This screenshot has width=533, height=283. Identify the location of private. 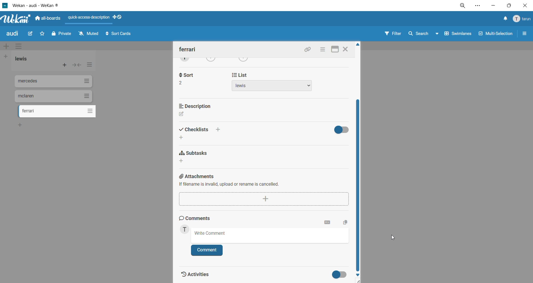
(61, 35).